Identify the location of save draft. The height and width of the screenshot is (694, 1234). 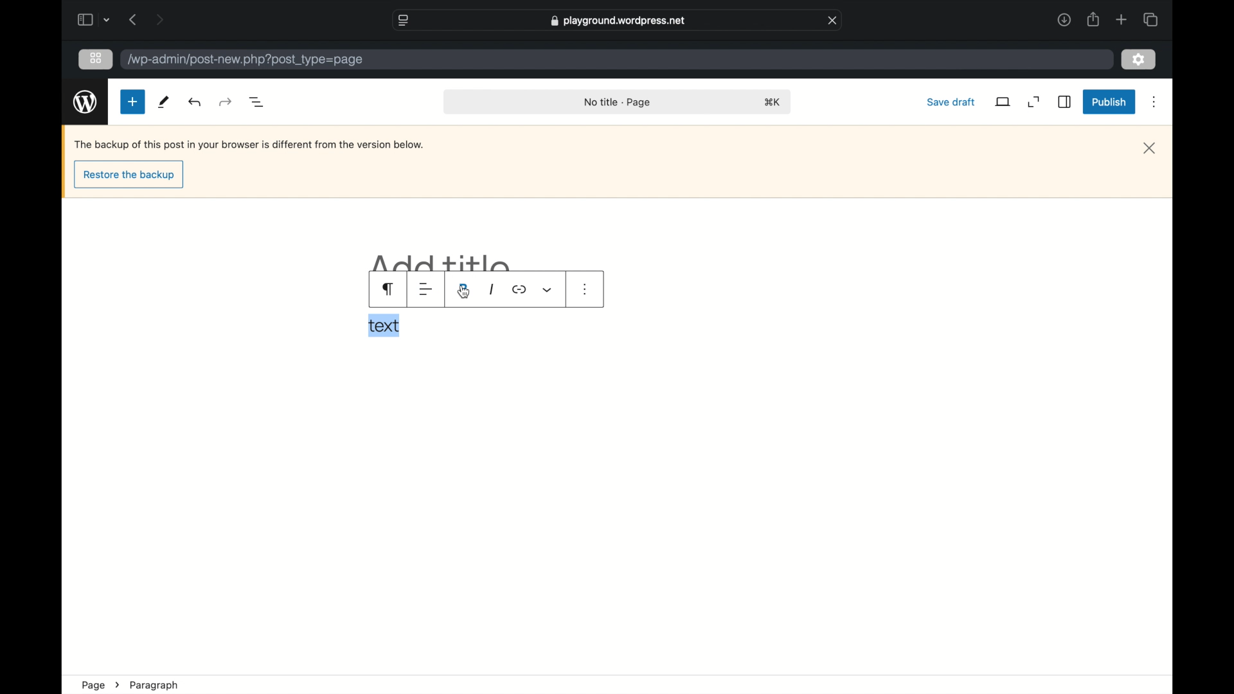
(950, 102).